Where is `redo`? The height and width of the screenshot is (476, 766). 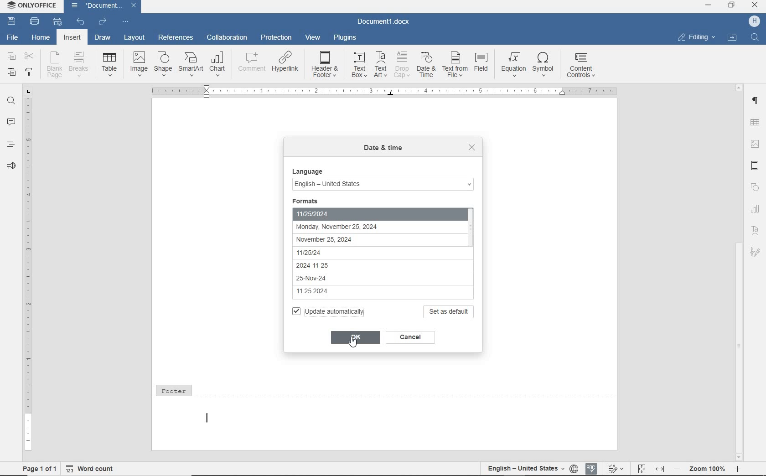 redo is located at coordinates (103, 22).